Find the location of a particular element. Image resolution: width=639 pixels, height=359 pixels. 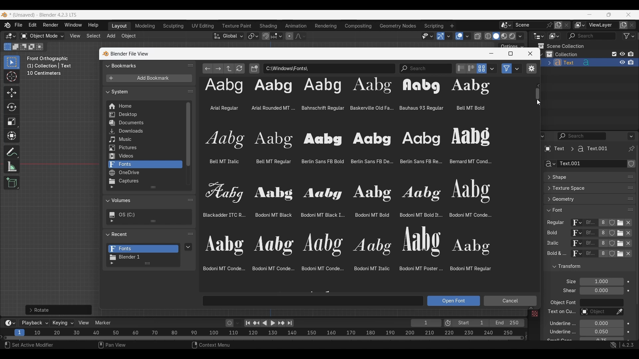

Texture paint workspace is located at coordinates (237, 26).